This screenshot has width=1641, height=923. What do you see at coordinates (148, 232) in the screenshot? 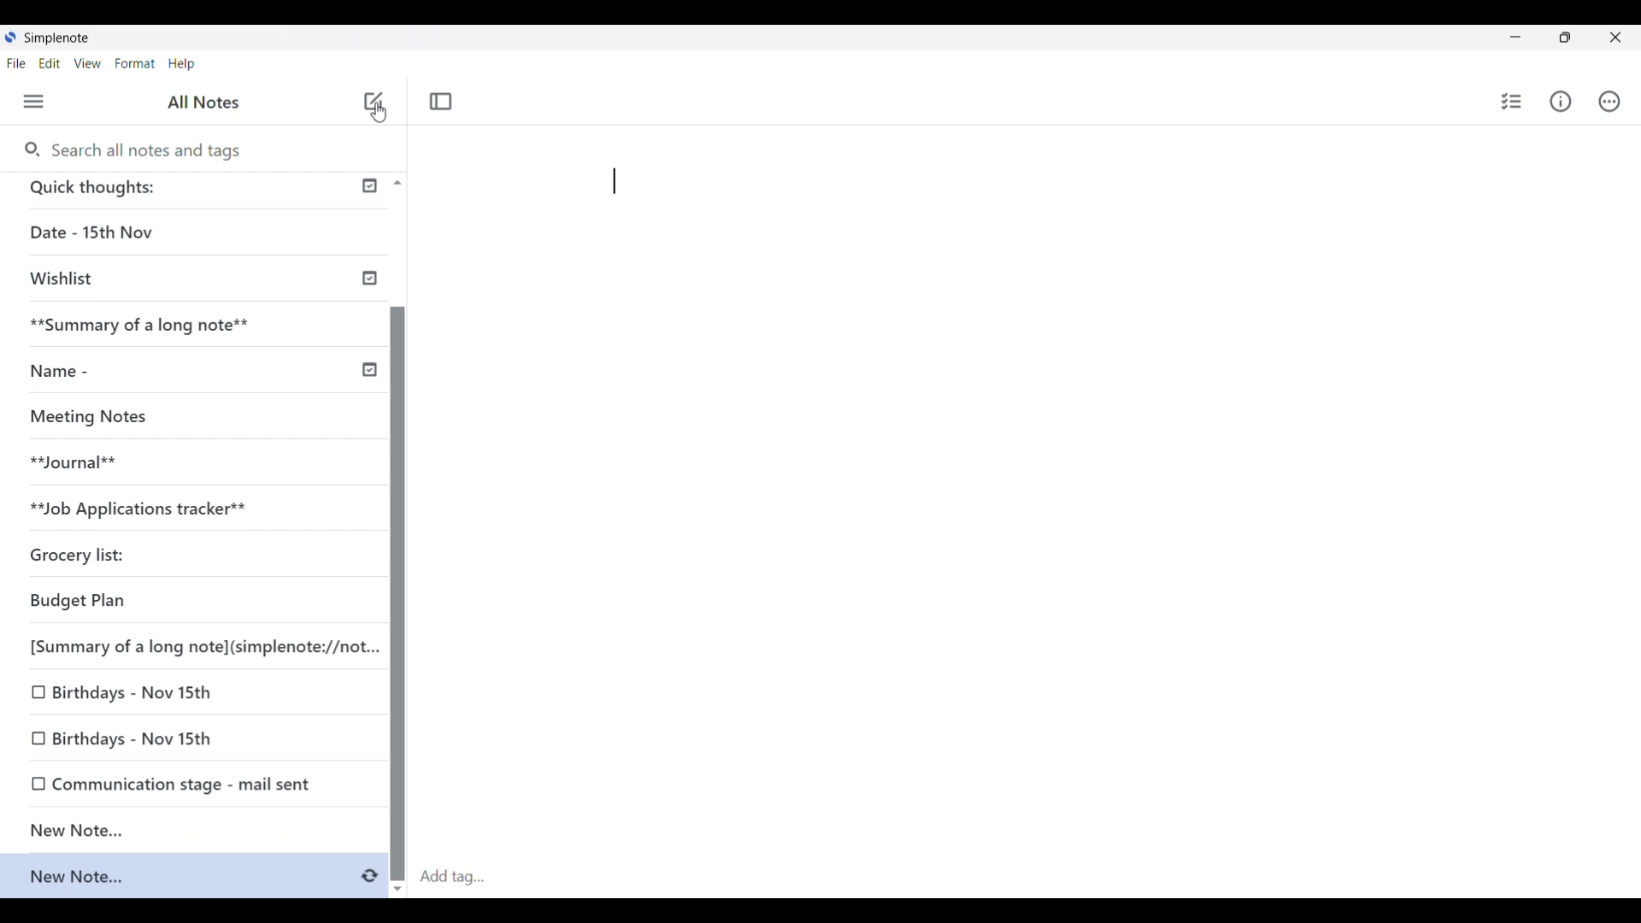
I see `Date - 15th Nov` at bounding box center [148, 232].